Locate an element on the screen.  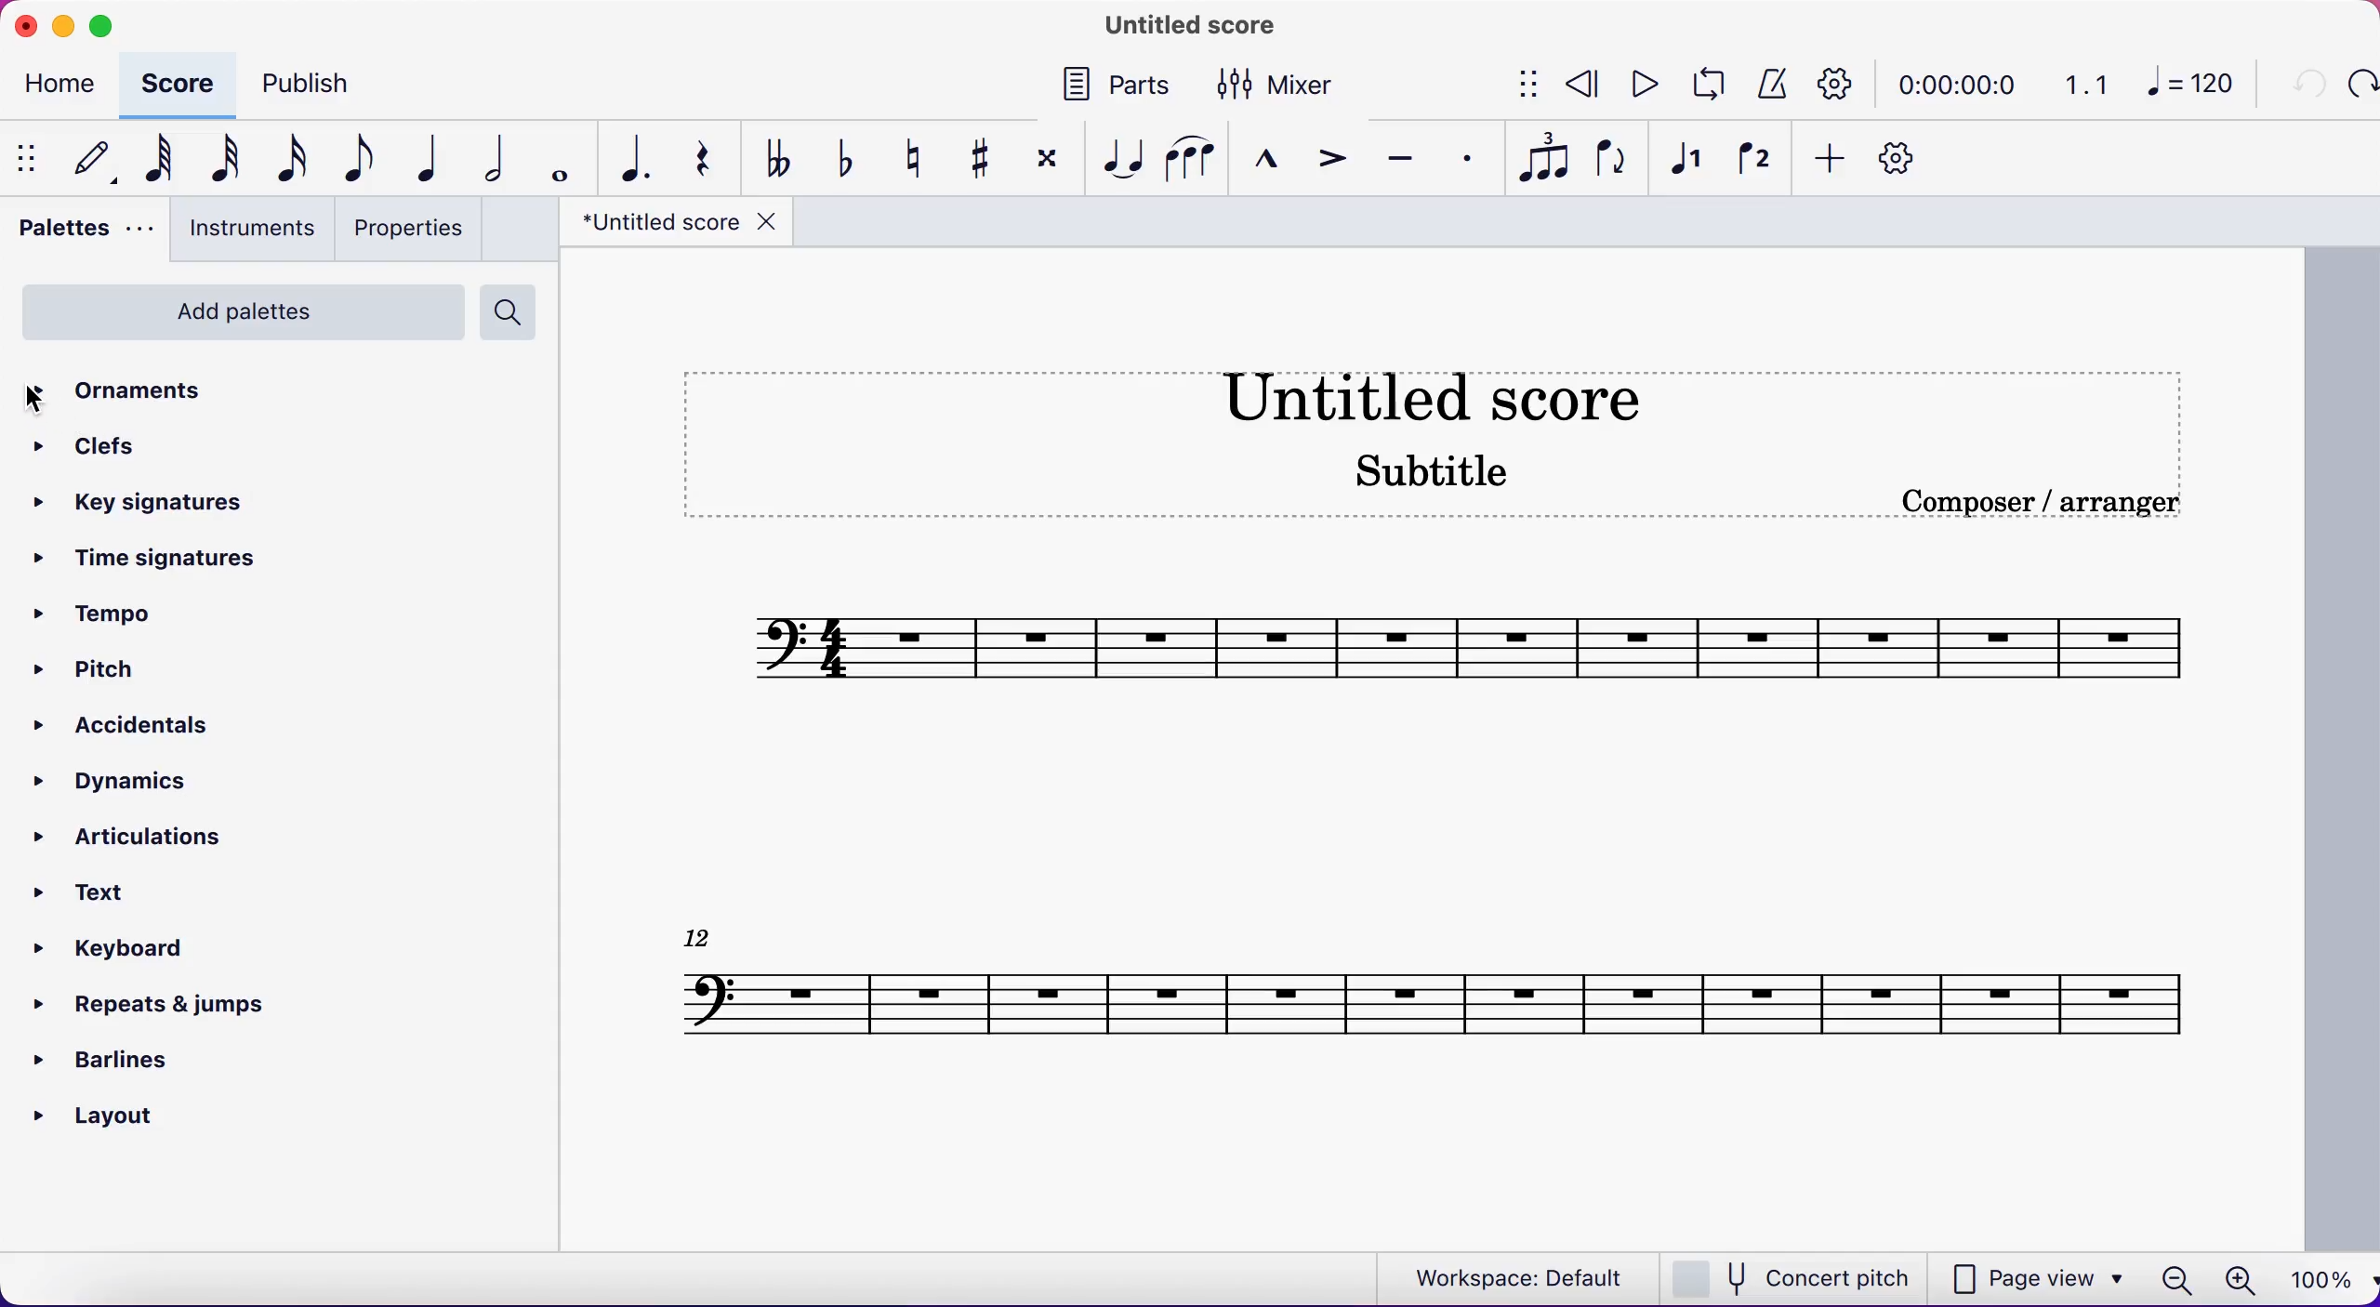
staccato is located at coordinates (1462, 157).